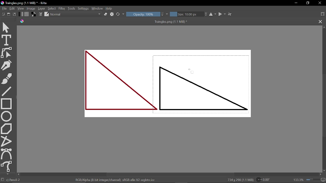  Describe the element at coordinates (6, 104) in the screenshot. I see `rectangle tool` at that location.